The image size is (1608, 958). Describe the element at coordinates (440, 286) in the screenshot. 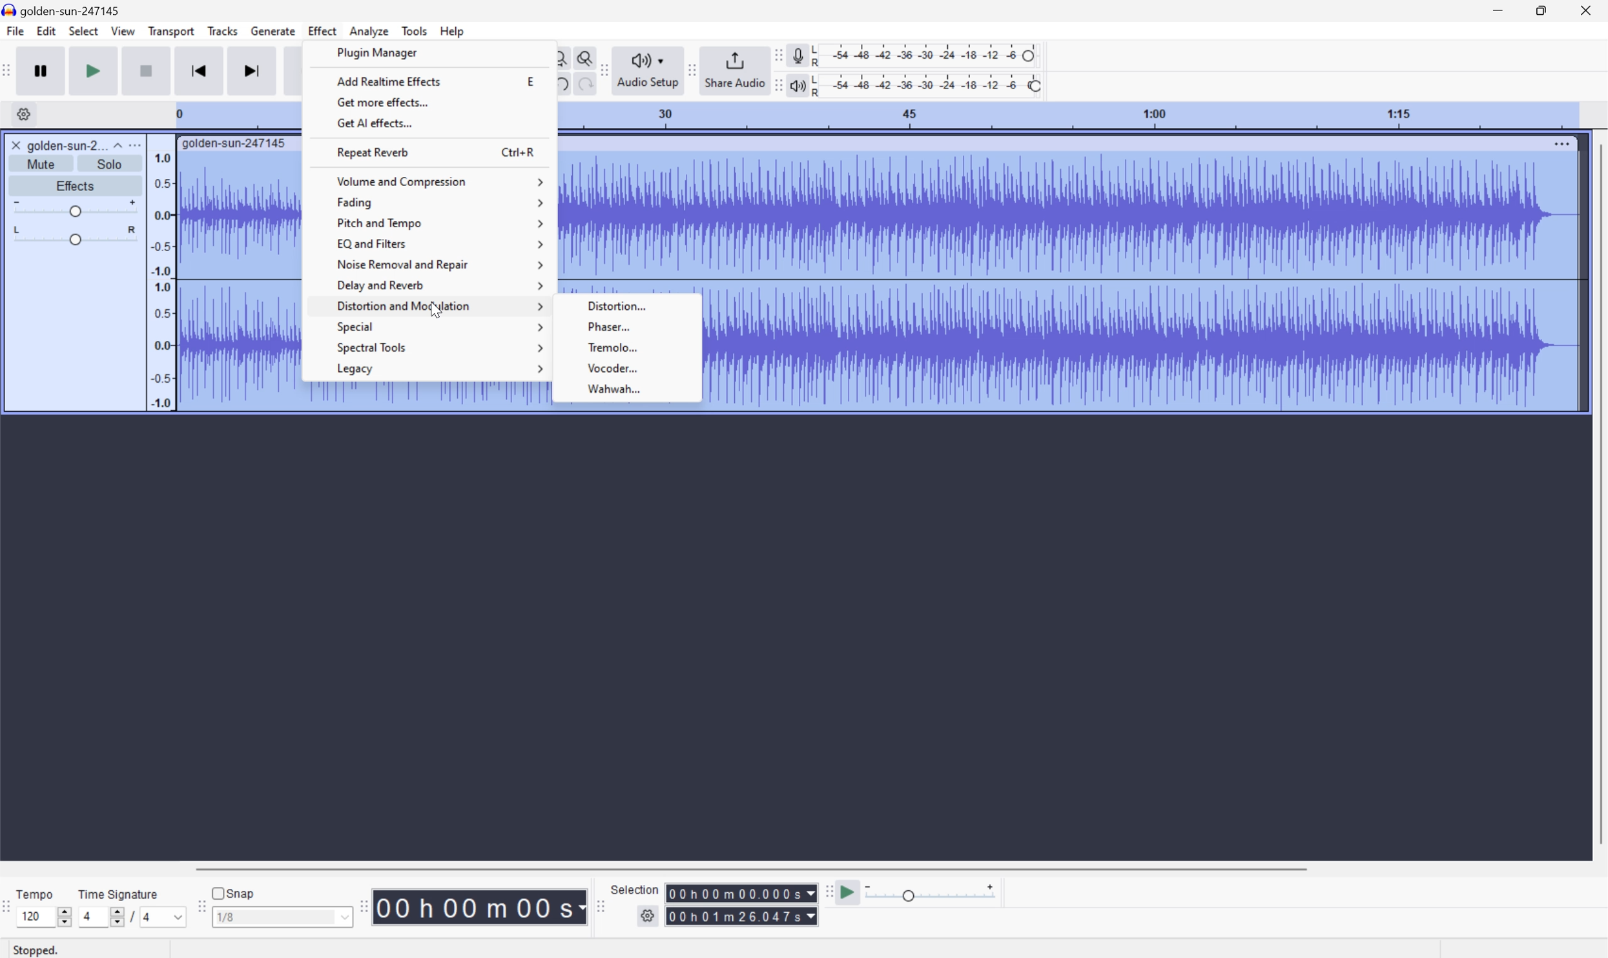

I see `Delay and reverb` at that location.